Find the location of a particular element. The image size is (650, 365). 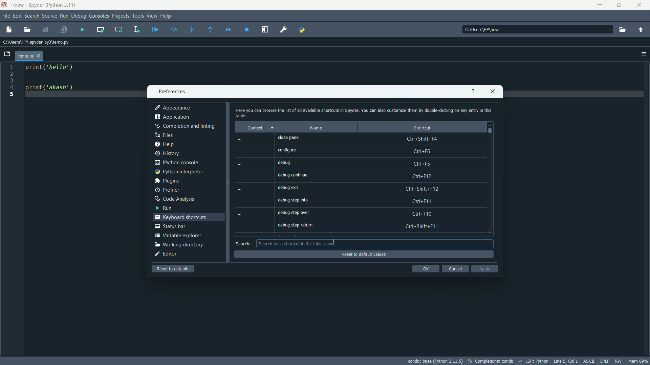

3 is located at coordinates (13, 82).